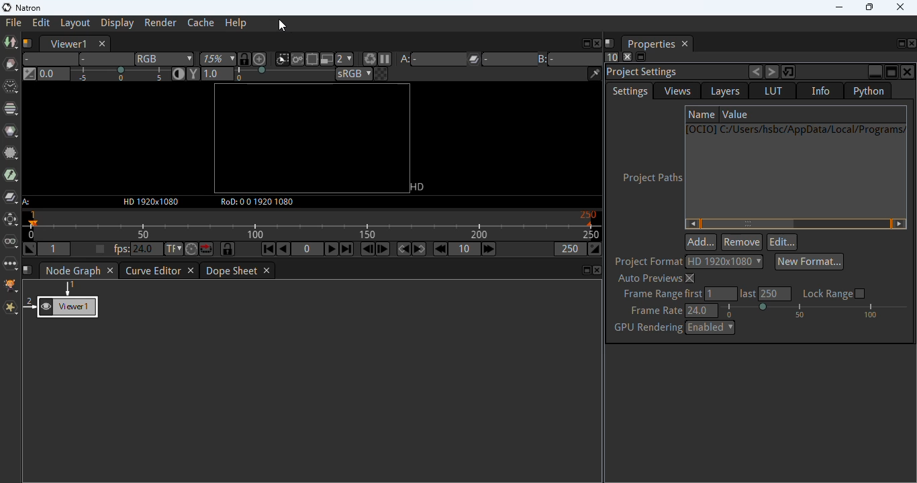 The height and width of the screenshot is (483, 917). I want to click on frame range first 1 last 250, so click(661, 294).